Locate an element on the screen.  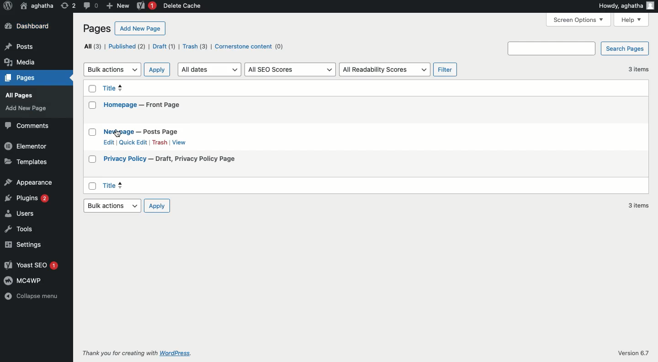
View is located at coordinates (180, 143).